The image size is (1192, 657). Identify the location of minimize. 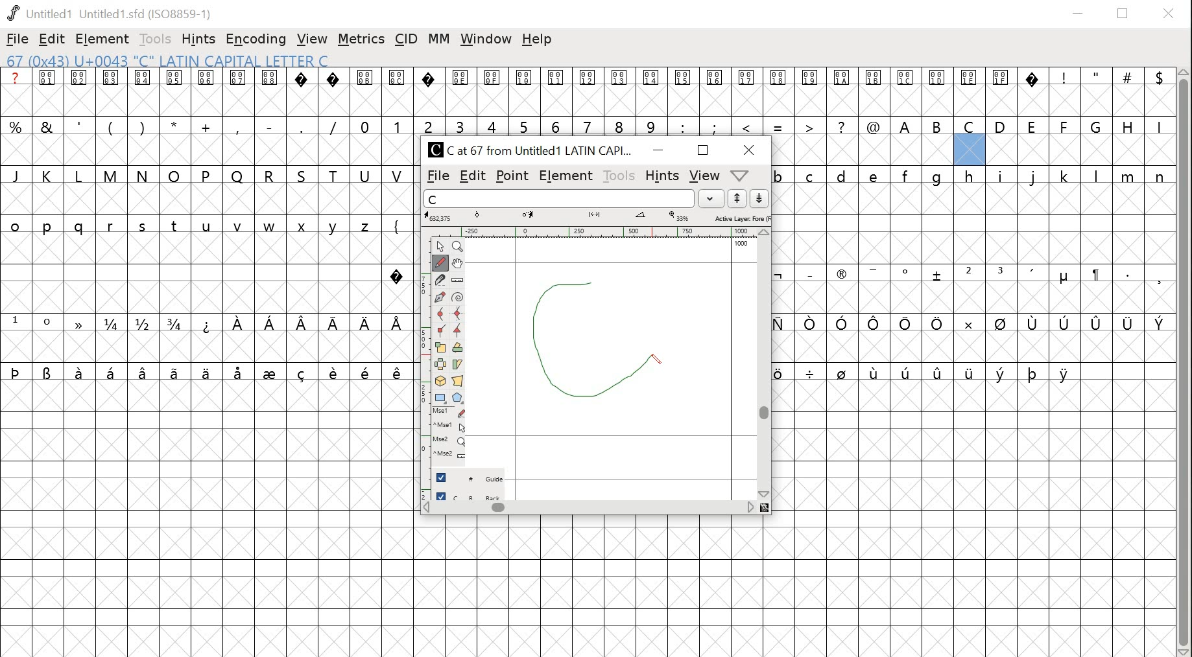
(658, 150).